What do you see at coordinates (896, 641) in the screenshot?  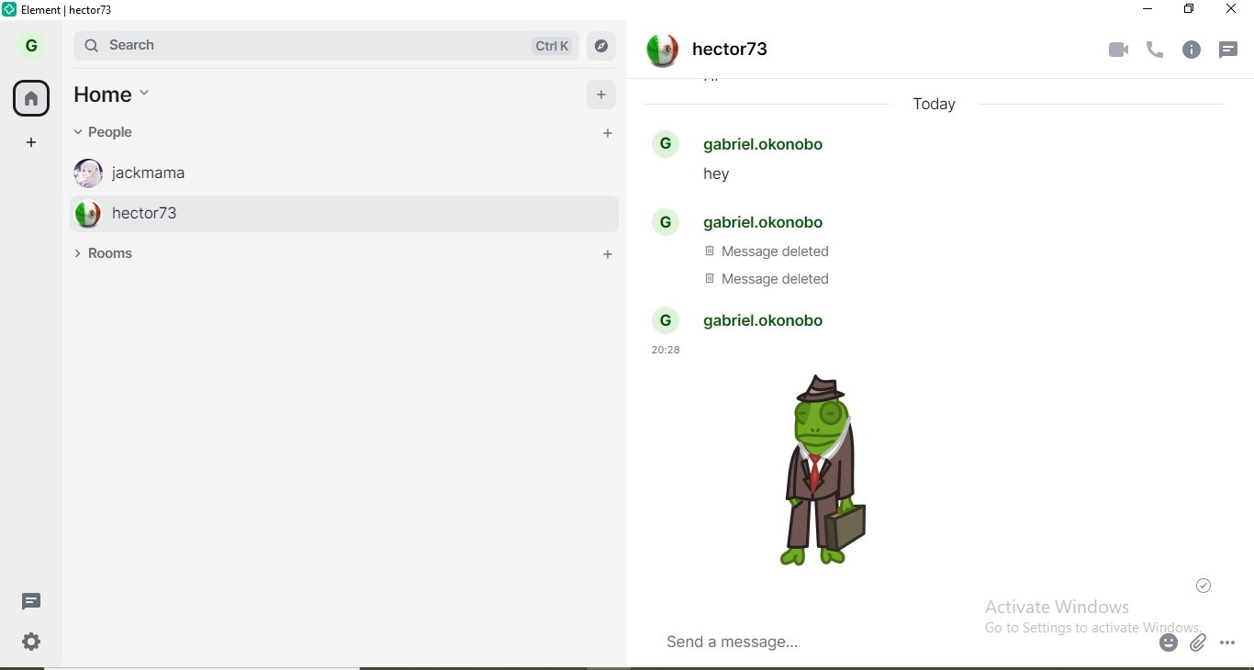 I see `chatbox` at bounding box center [896, 641].